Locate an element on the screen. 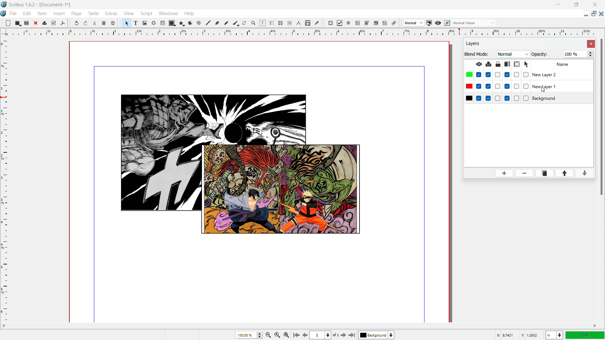  save is located at coordinates (27, 23).